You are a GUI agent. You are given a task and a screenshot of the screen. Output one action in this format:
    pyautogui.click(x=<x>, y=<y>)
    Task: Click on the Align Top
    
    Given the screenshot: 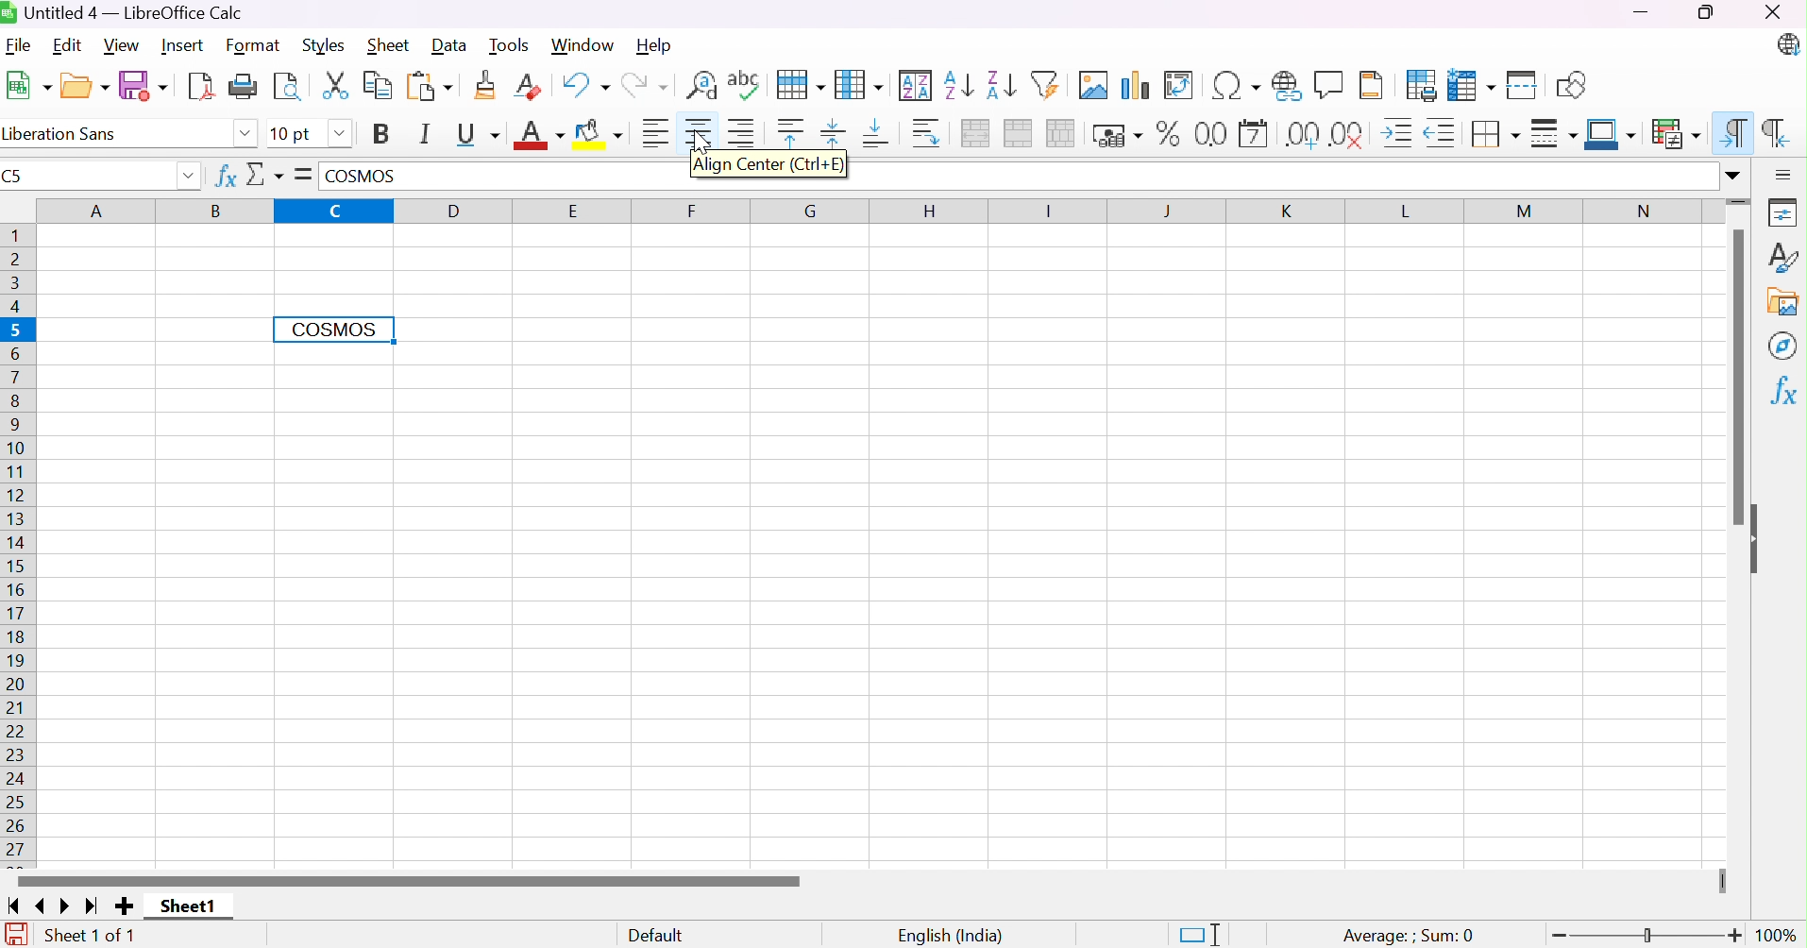 What is the action you would take?
    pyautogui.click(x=792, y=130)
    